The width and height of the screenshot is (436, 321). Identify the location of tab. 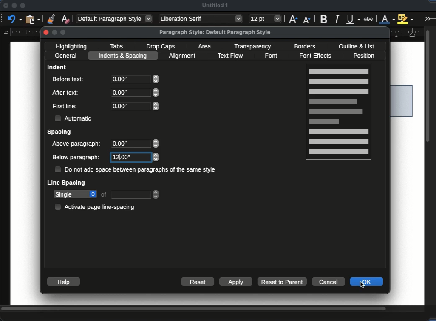
(136, 194).